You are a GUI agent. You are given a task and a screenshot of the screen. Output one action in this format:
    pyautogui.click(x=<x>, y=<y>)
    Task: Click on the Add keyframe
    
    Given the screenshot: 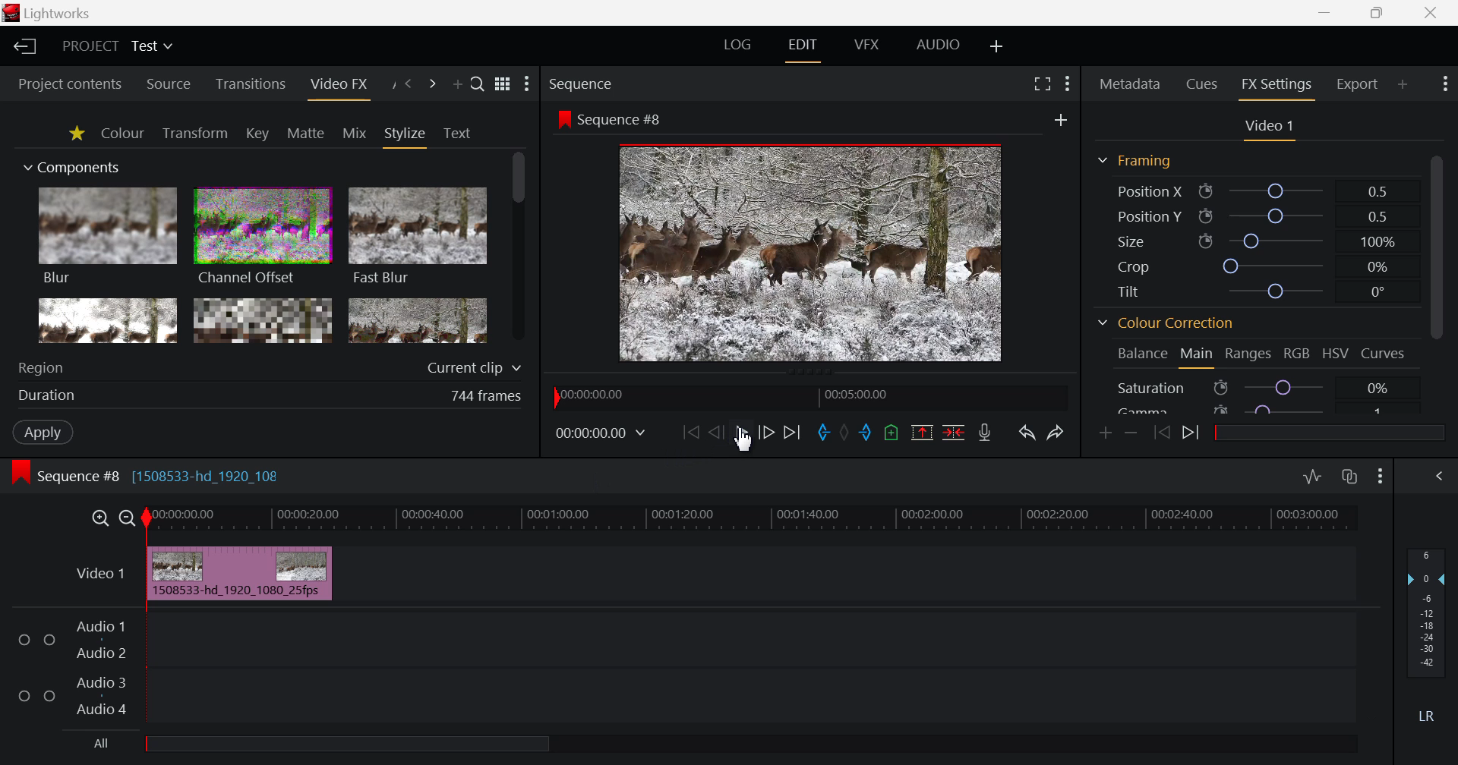 What is the action you would take?
    pyautogui.click(x=1106, y=434)
    